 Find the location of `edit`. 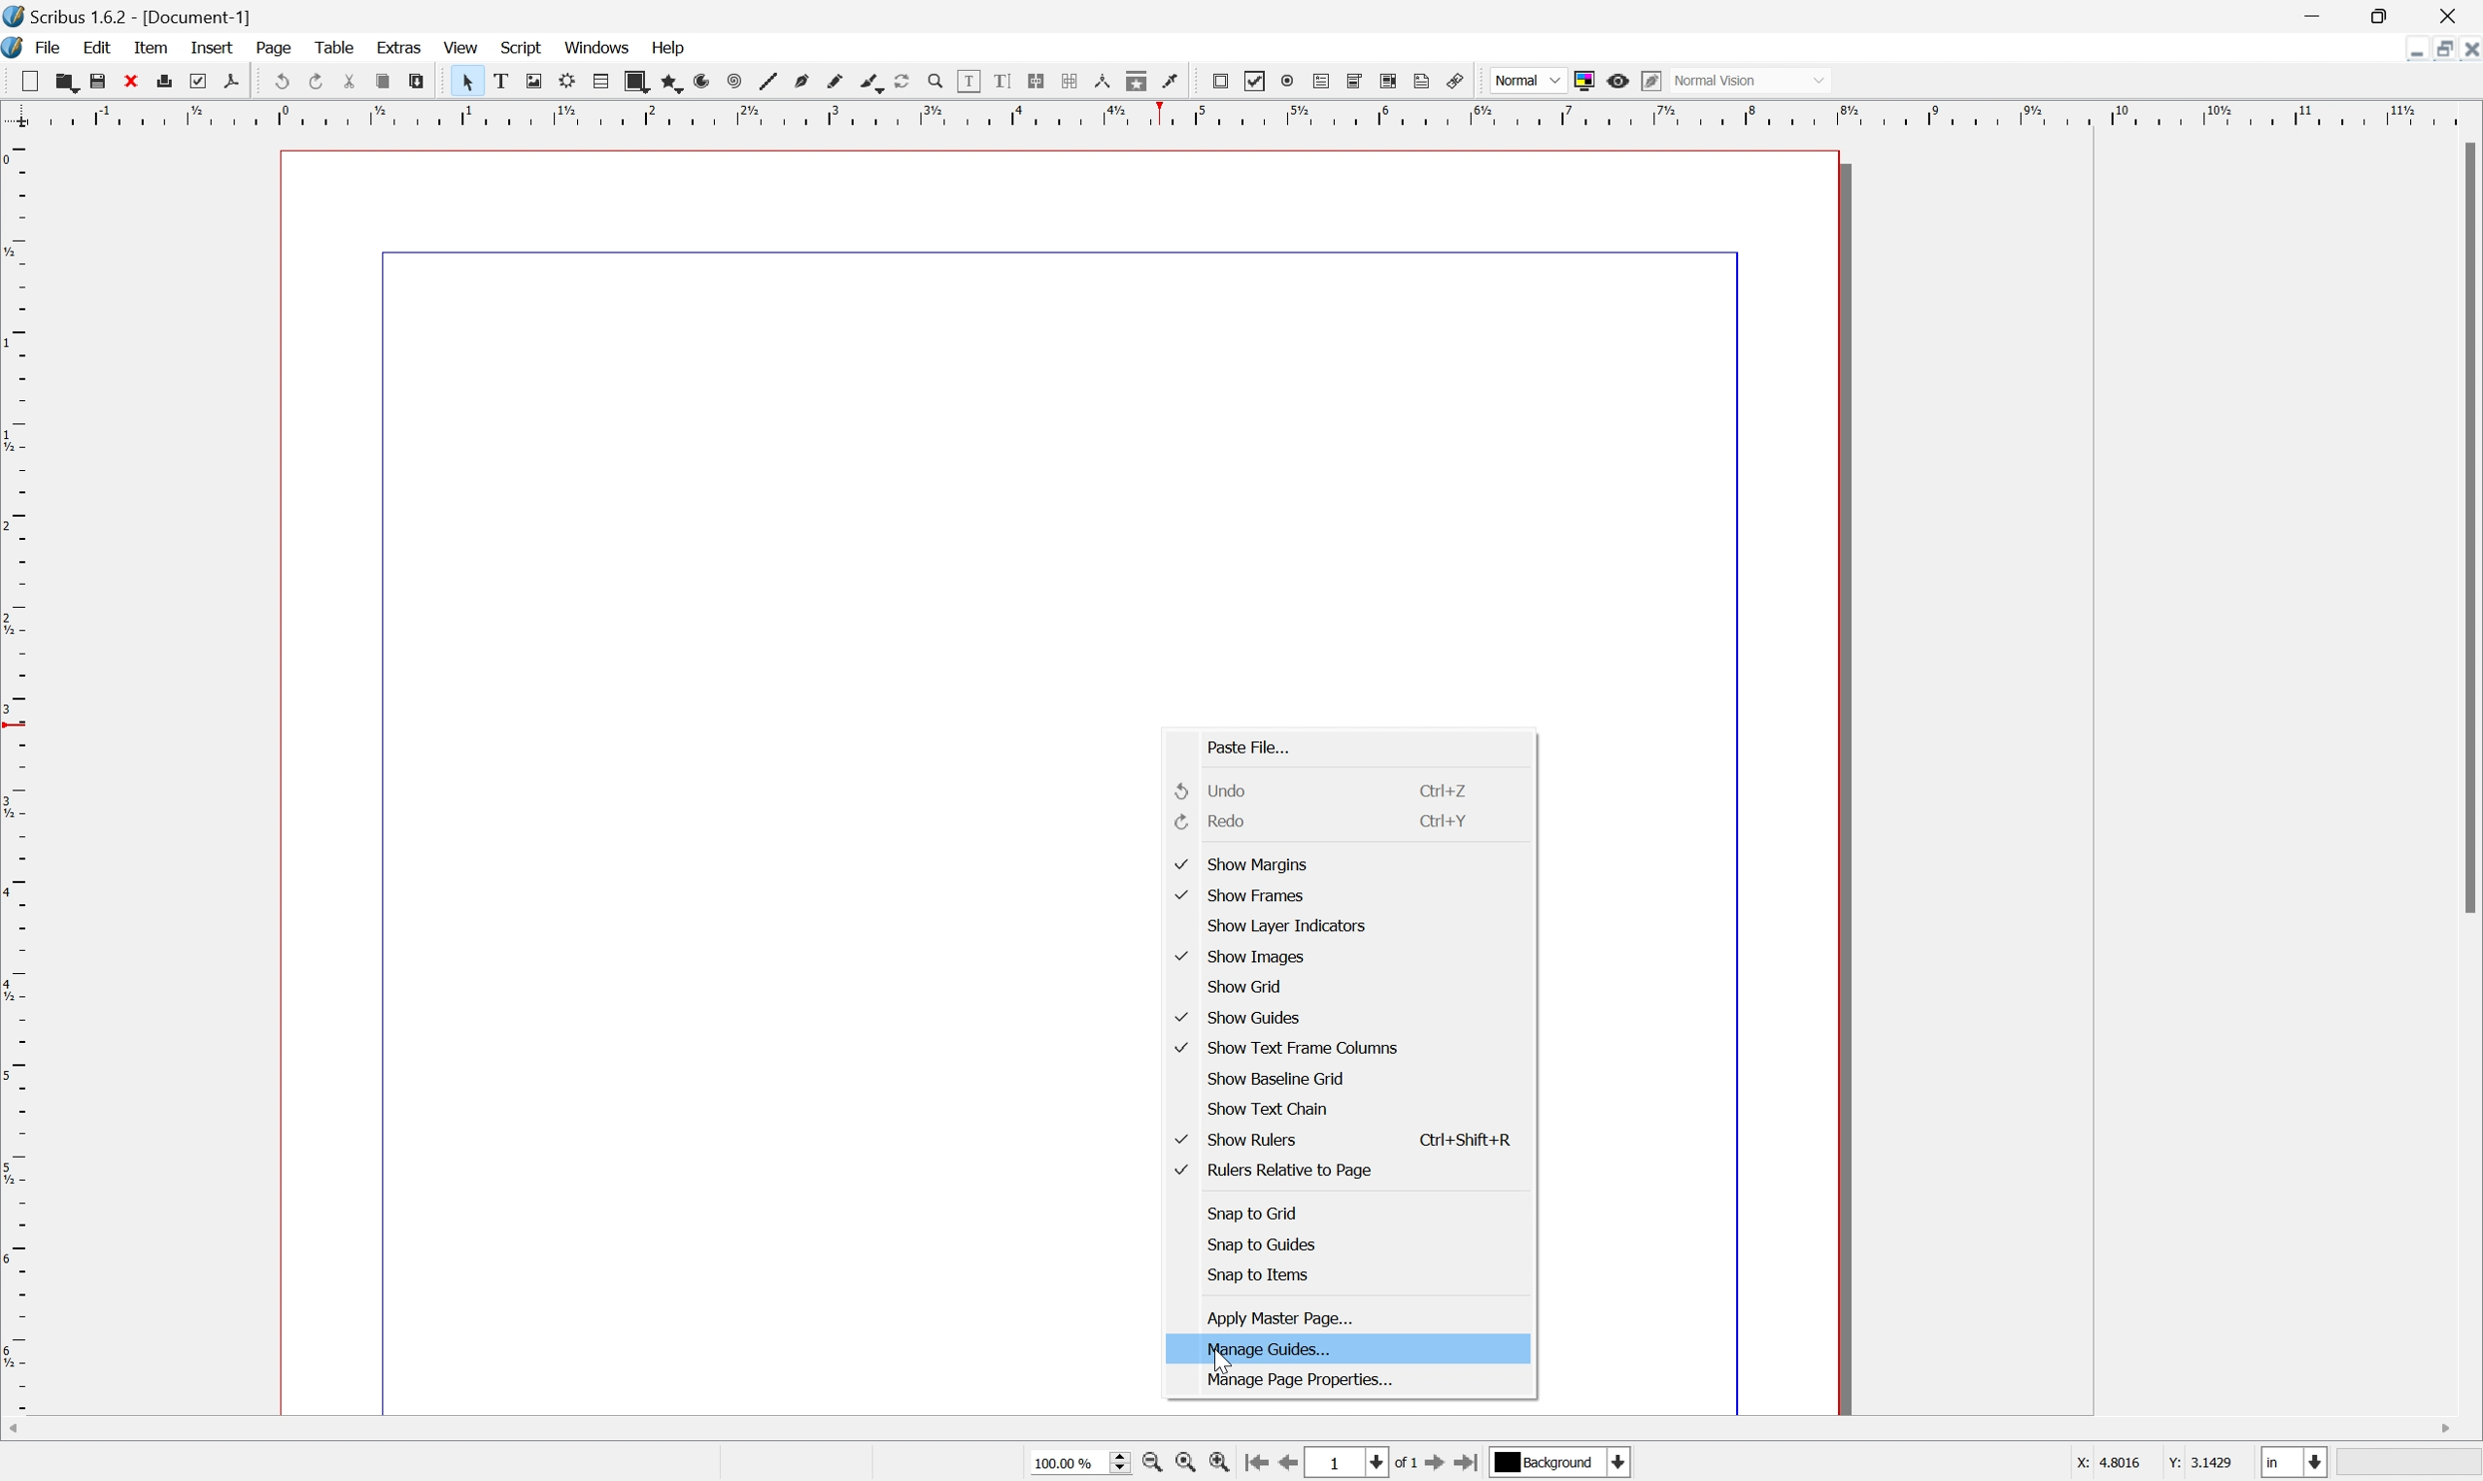

edit is located at coordinates (97, 47).